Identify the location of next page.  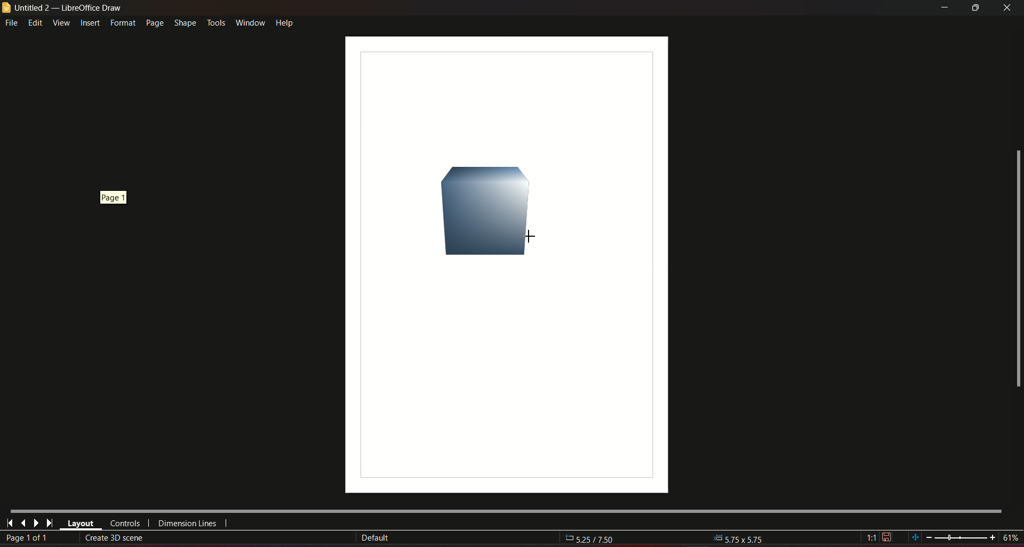
(36, 523).